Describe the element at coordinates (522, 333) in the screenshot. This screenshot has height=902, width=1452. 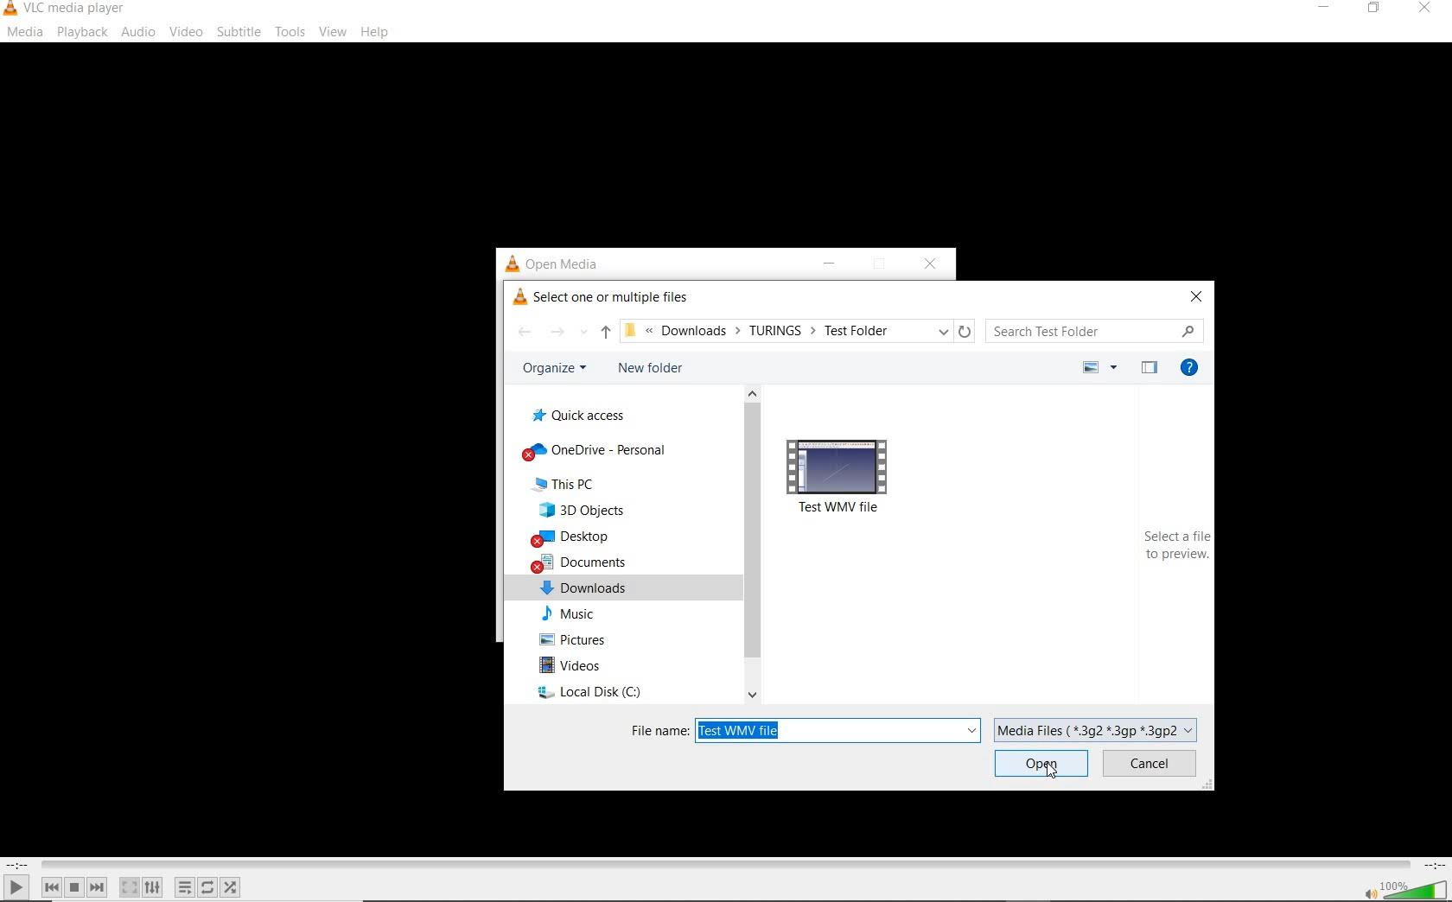
I see `back` at that location.